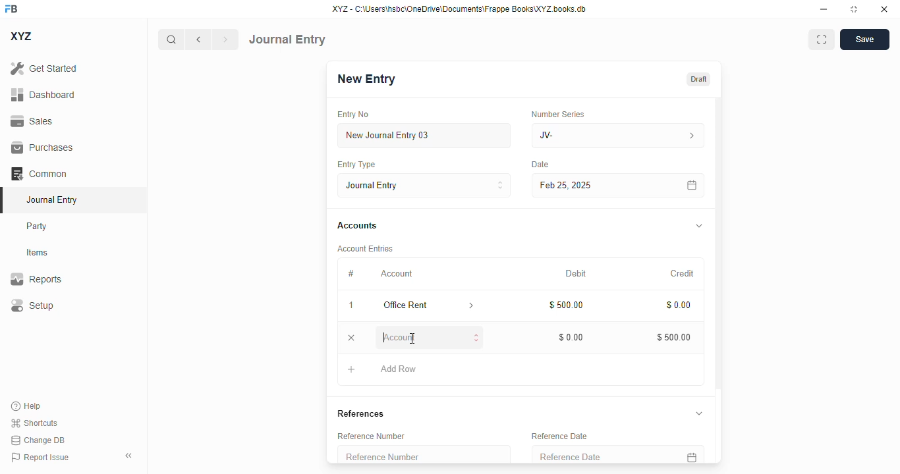  Describe the element at coordinates (130, 456) in the screenshot. I see `toggle sidebar` at that location.